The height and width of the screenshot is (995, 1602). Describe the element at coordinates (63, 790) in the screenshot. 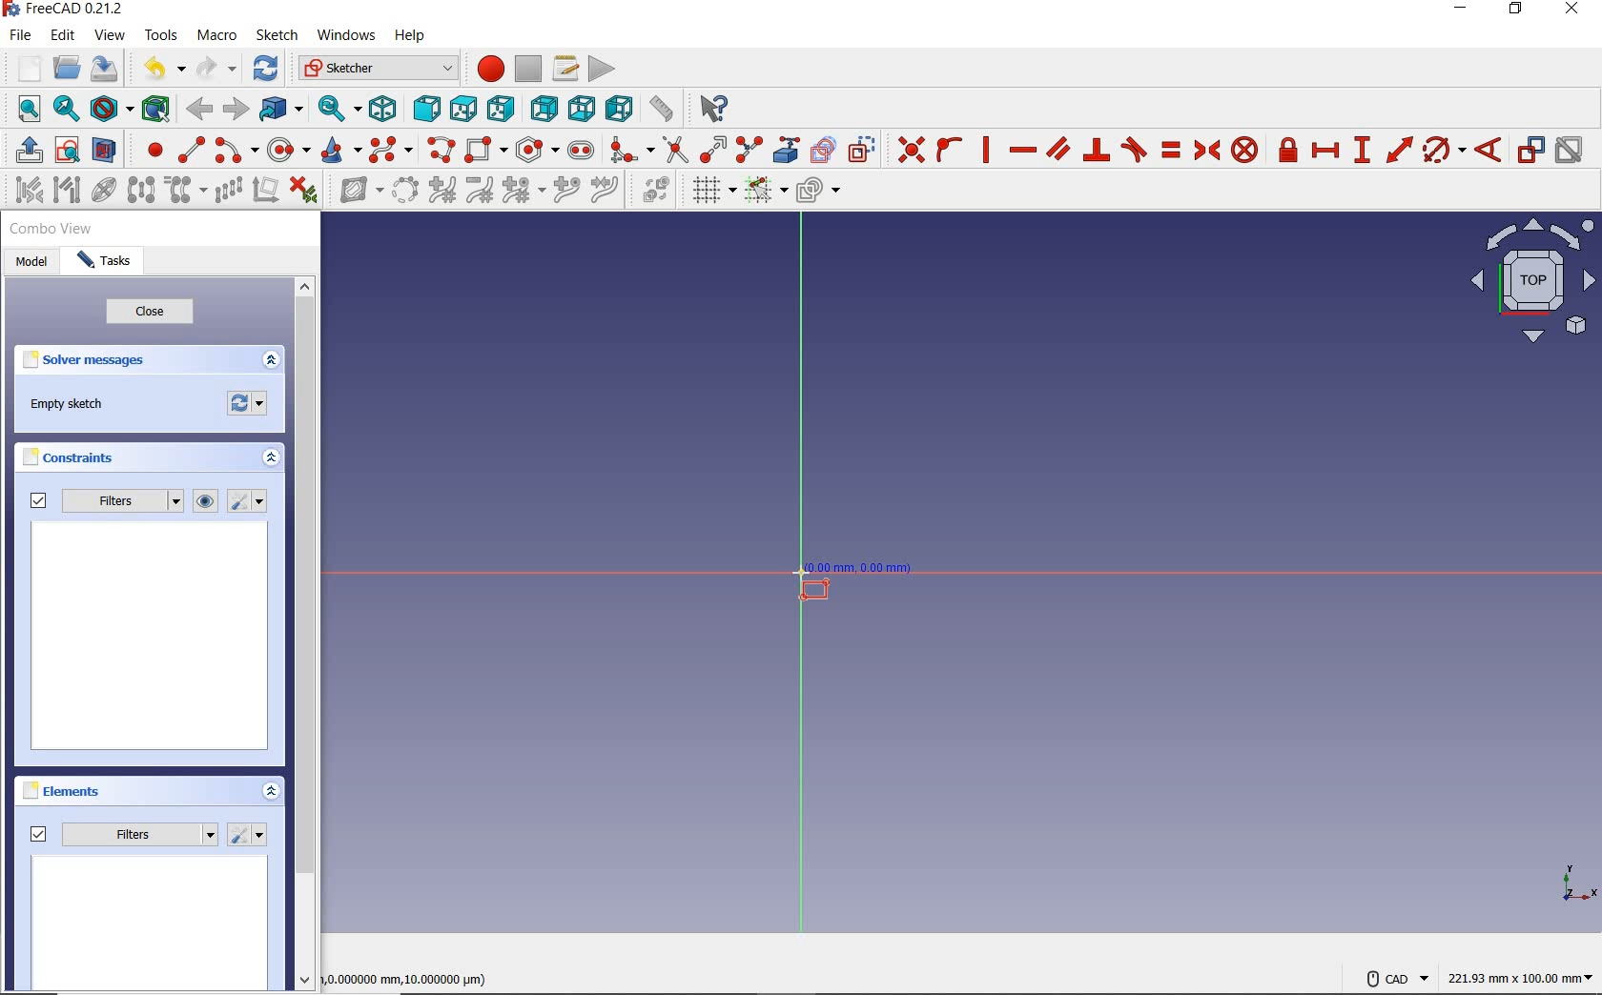

I see `elements` at that location.